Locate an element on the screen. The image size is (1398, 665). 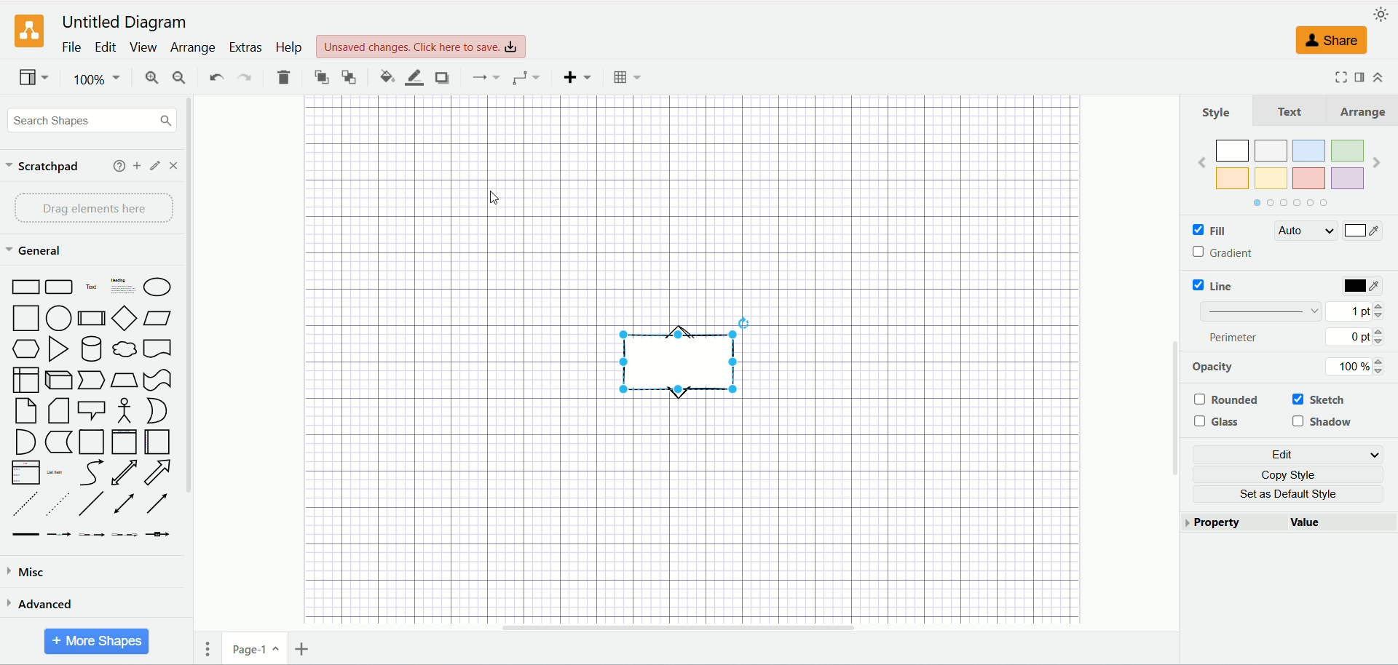
Triangle is located at coordinates (60, 349).